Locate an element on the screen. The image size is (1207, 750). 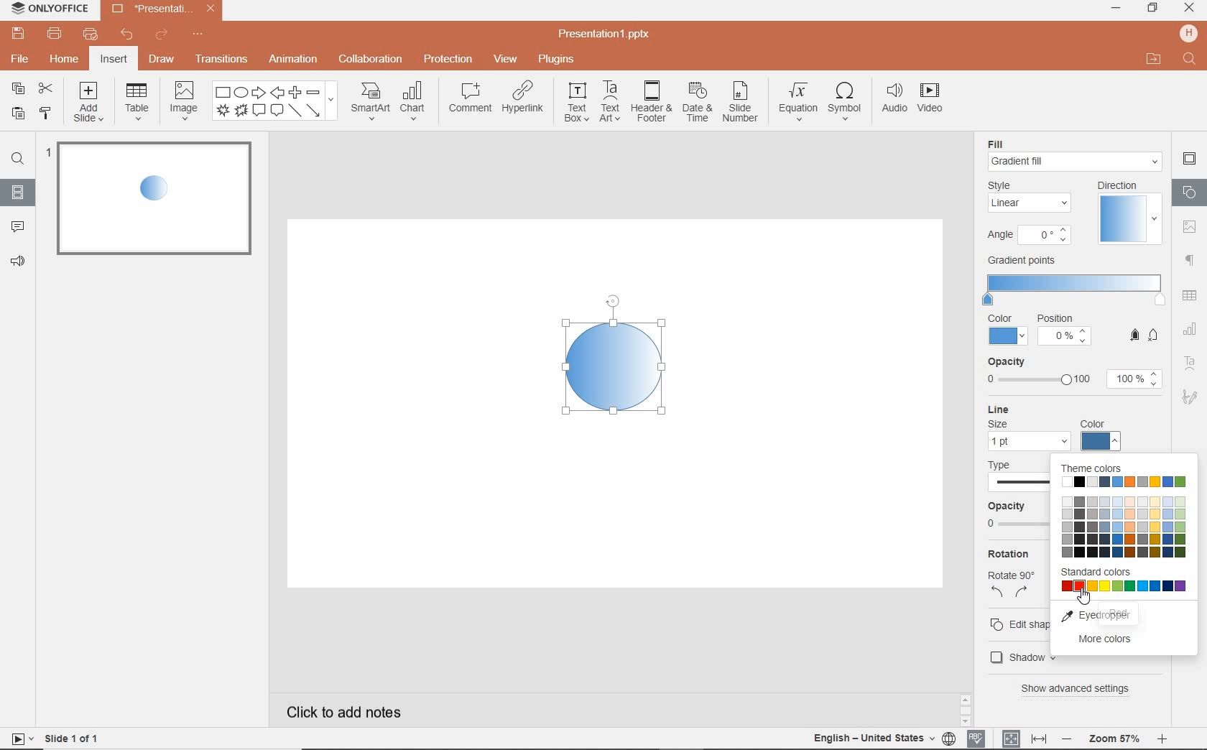
protection is located at coordinates (448, 60).